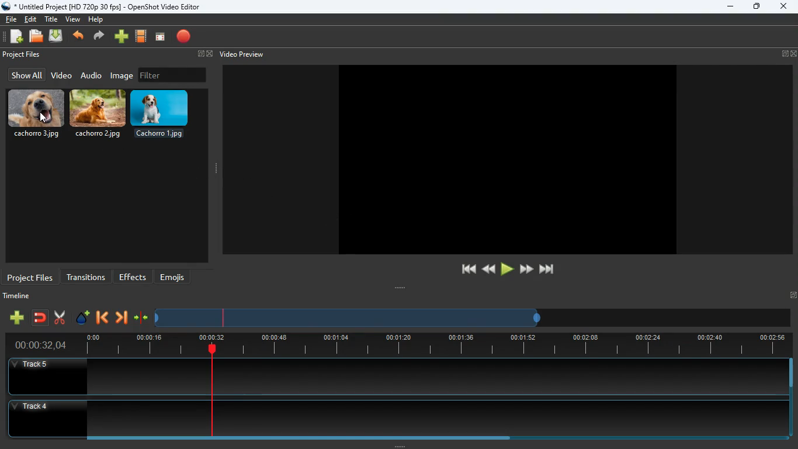 The height and width of the screenshot is (449, 798). Describe the element at coordinates (164, 114) in the screenshot. I see `cachorro.1.jpg` at that location.